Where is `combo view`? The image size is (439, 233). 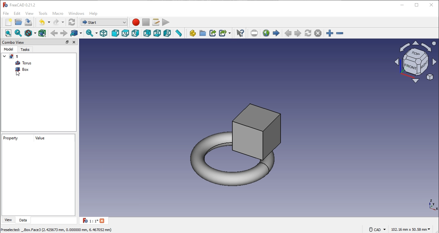 combo view is located at coordinates (13, 42).